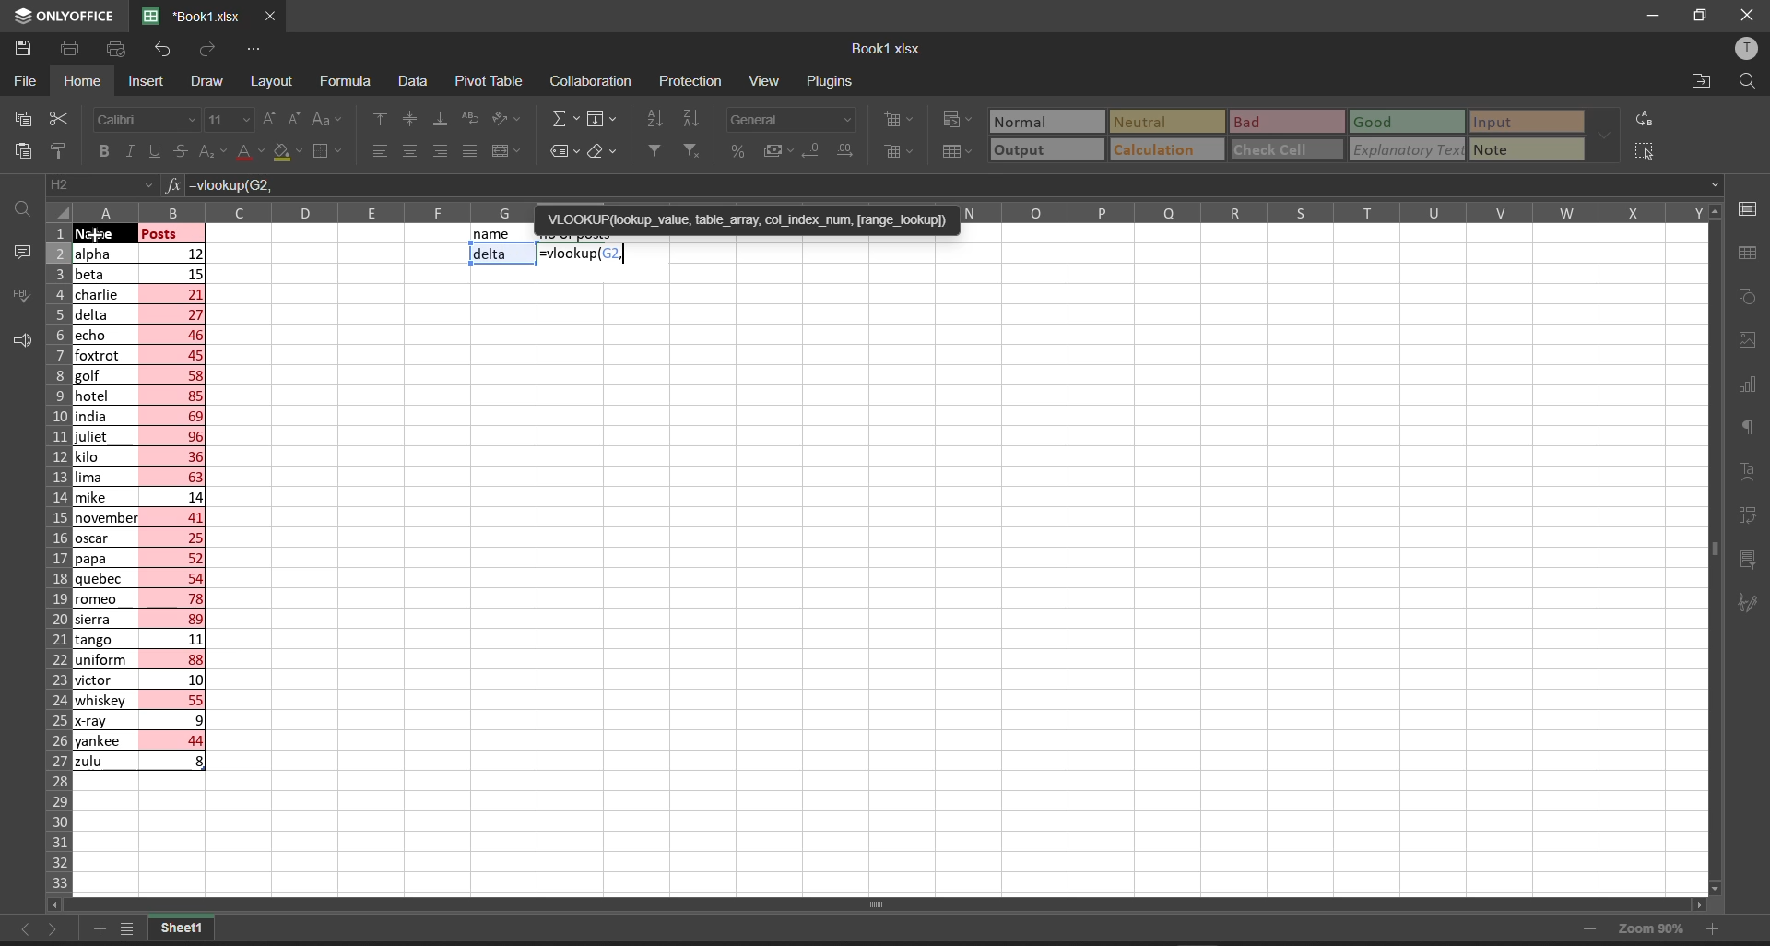 The height and width of the screenshot is (946, 1770). What do you see at coordinates (1753, 601) in the screenshot?
I see `signature settings` at bounding box center [1753, 601].